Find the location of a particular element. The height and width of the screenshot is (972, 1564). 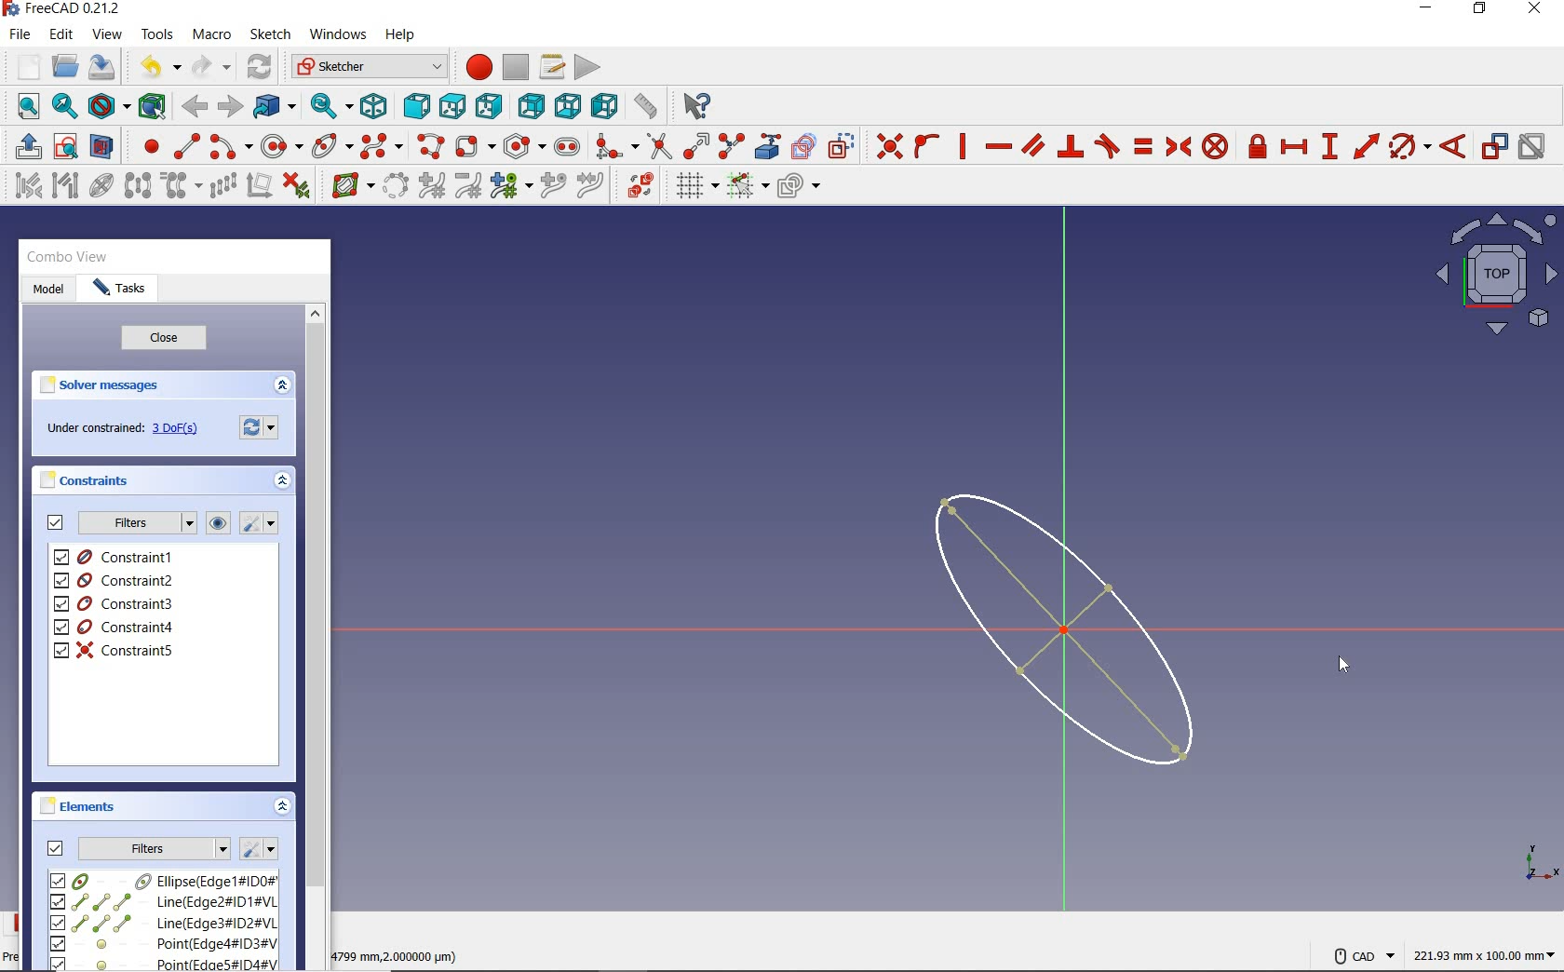

collapse is located at coordinates (284, 483).